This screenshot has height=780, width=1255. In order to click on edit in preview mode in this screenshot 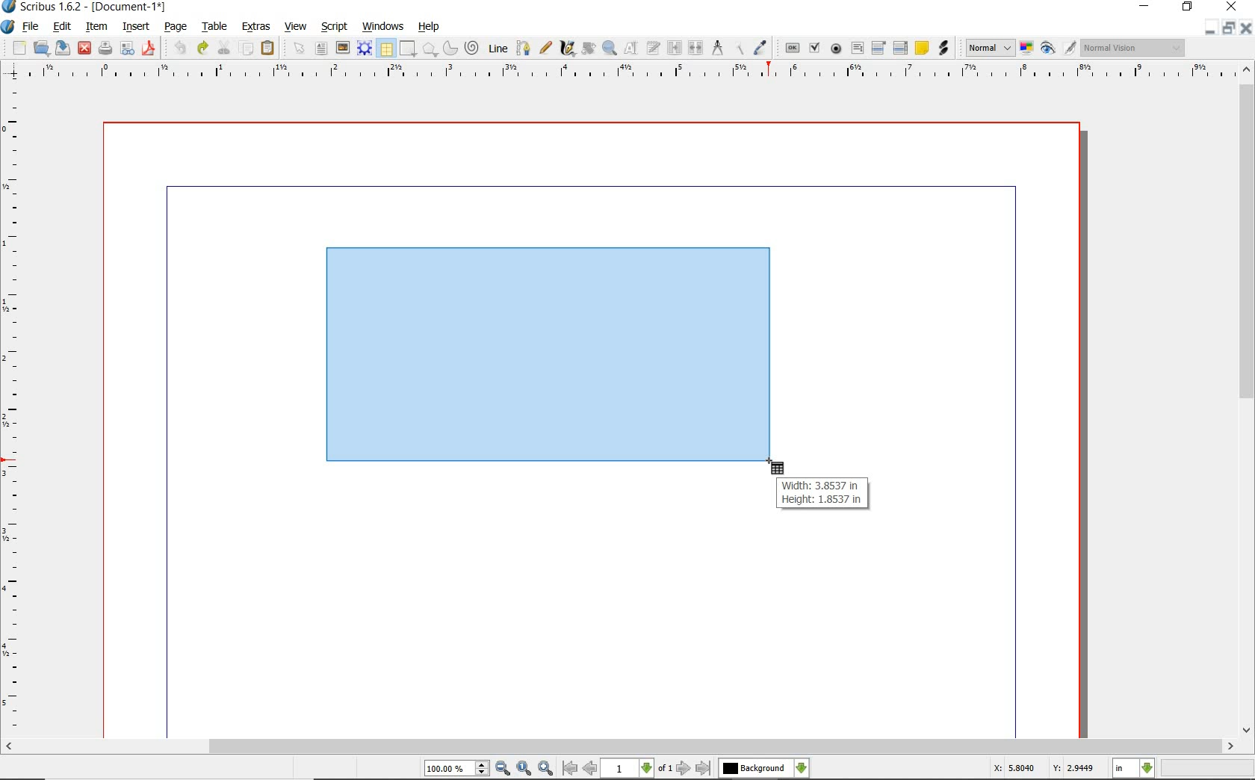, I will do `click(1069, 49)`.